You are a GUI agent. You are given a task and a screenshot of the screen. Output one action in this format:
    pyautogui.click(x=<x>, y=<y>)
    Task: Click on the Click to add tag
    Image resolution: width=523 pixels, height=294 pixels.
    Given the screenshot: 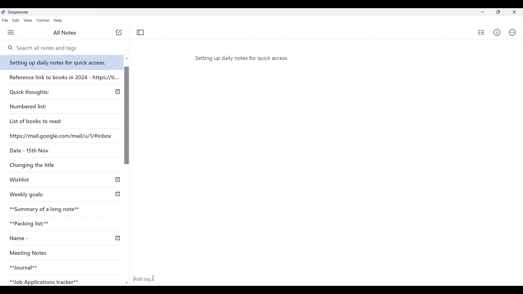 What is the action you would take?
    pyautogui.click(x=326, y=280)
    